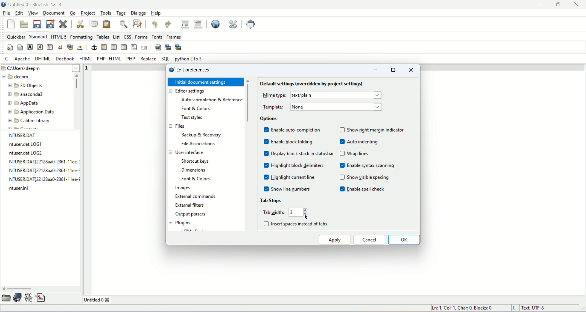  I want to click on redo, so click(168, 24).